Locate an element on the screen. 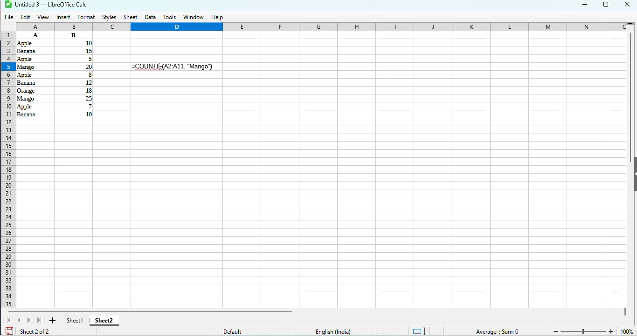  window is located at coordinates (194, 17).